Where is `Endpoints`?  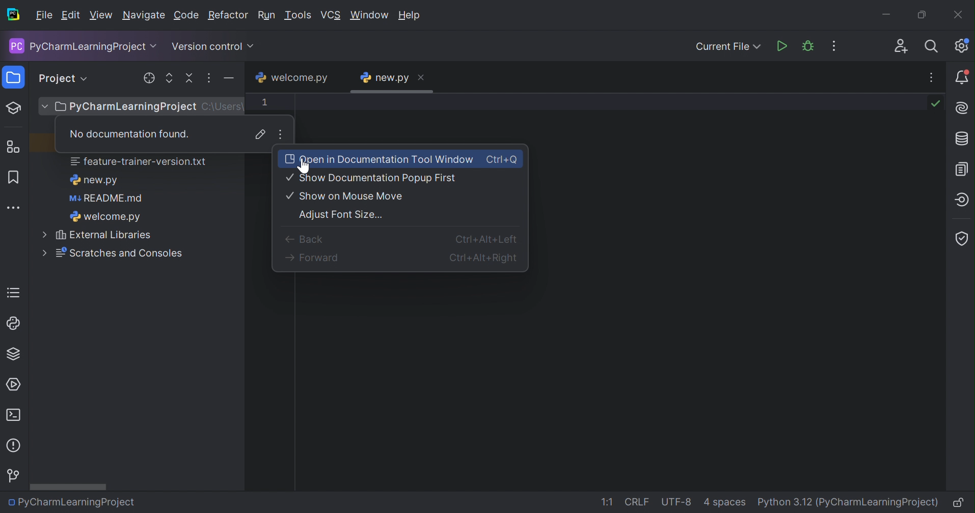
Endpoints is located at coordinates (962, 200).